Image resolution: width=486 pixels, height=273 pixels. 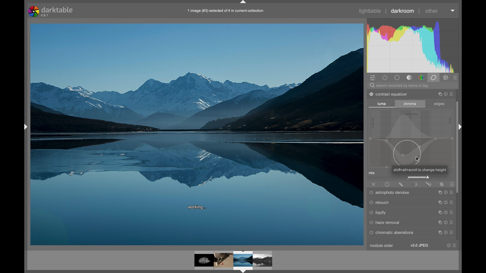 What do you see at coordinates (414, 85) in the screenshot?
I see `search bar` at bounding box center [414, 85].